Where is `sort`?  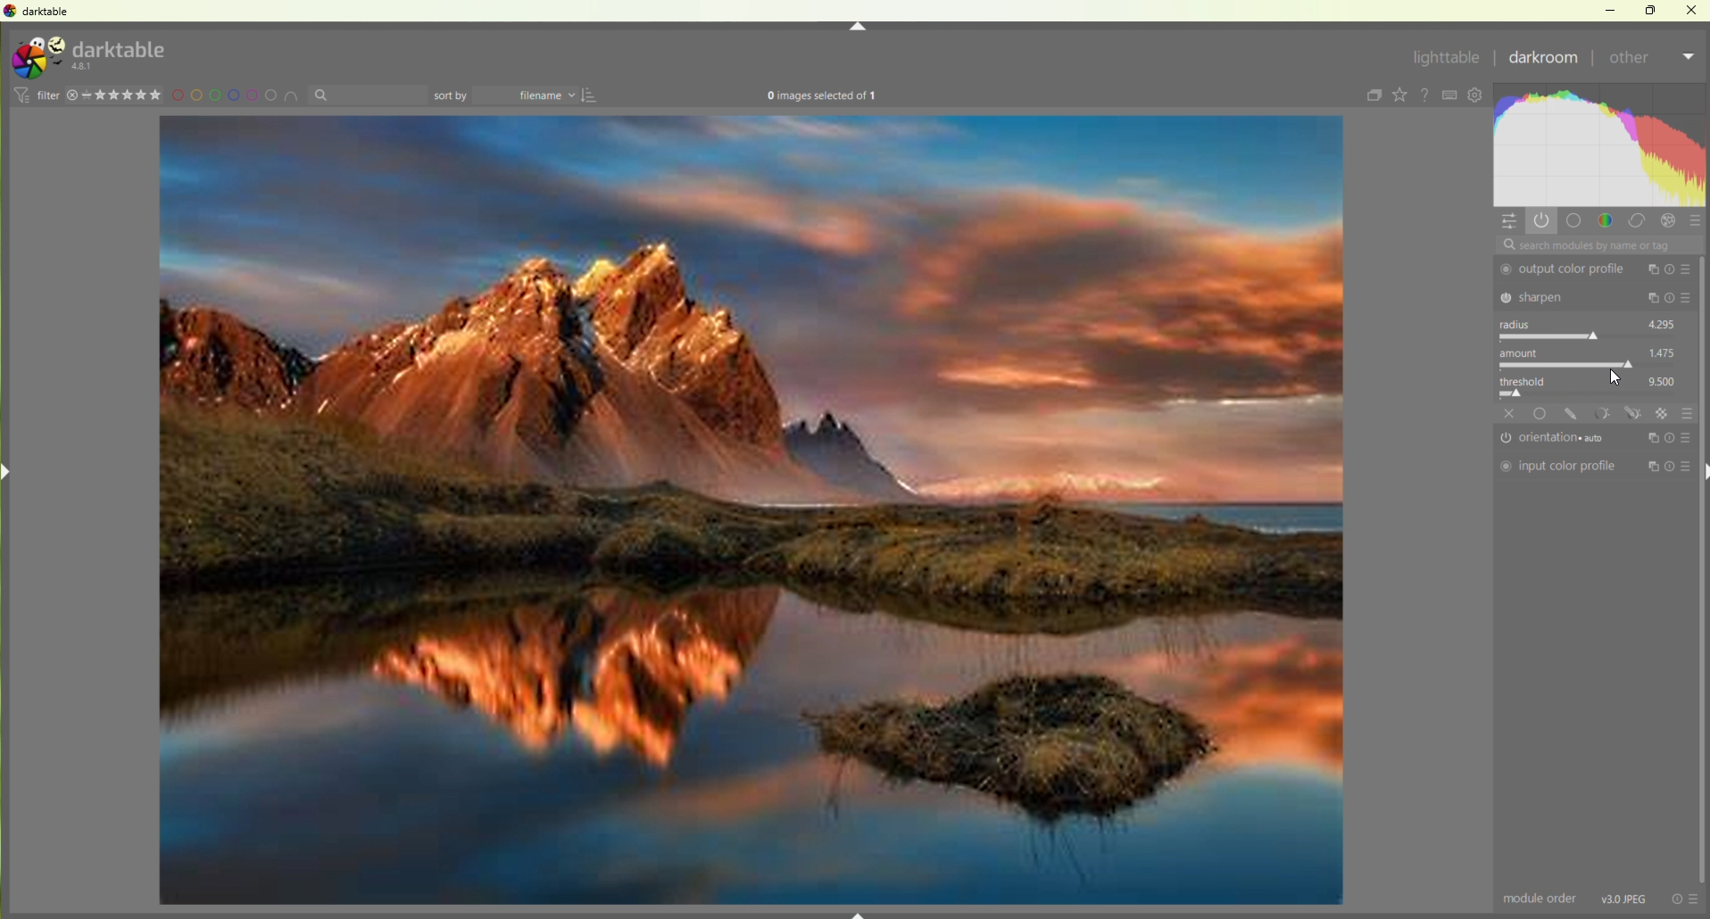 sort is located at coordinates (593, 95).